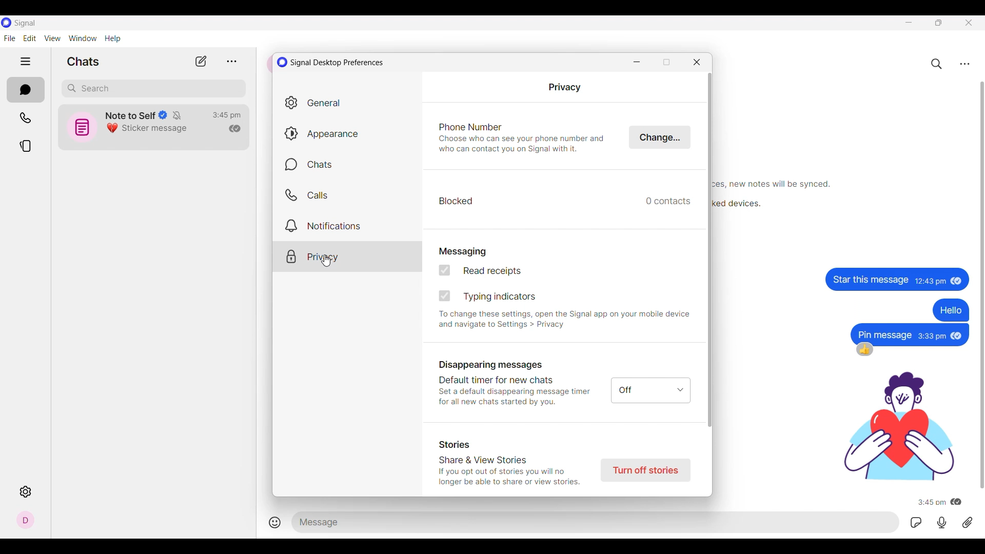  What do you see at coordinates (652, 391) in the screenshot?
I see `off` at bounding box center [652, 391].